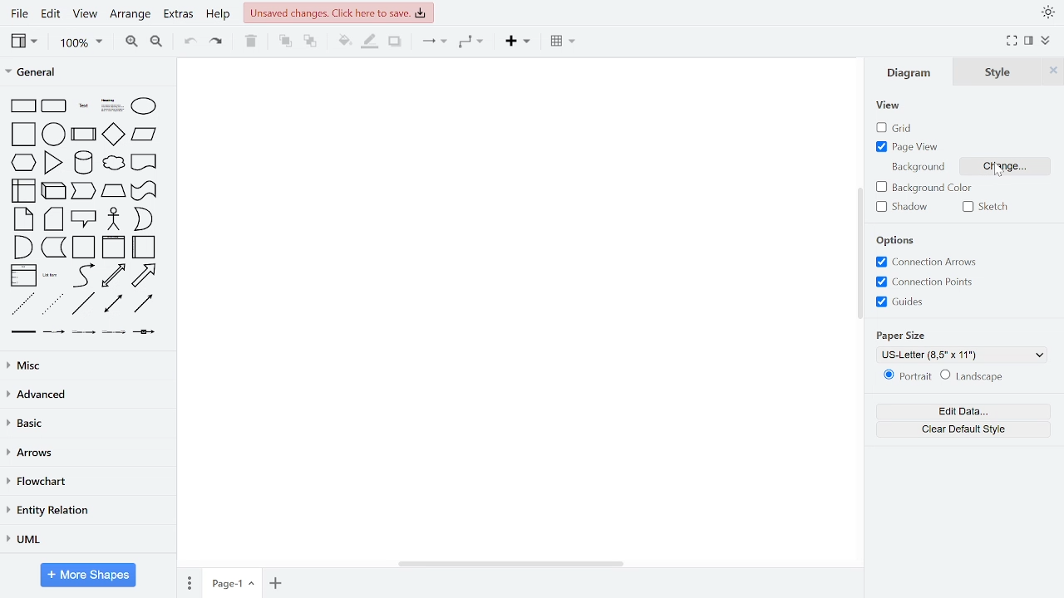  Describe the element at coordinates (82, 190) in the screenshot. I see `general shapes` at that location.